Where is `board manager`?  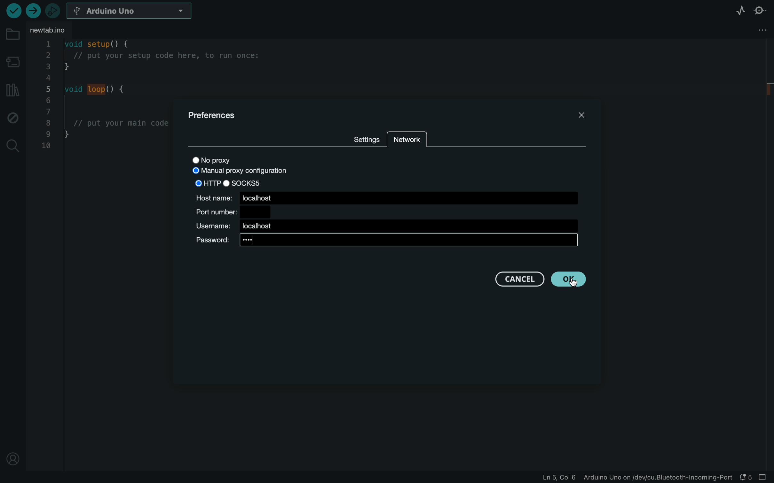
board manager is located at coordinates (12, 59).